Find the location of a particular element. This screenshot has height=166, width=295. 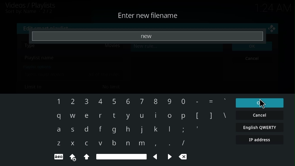

space is located at coordinates (121, 157).